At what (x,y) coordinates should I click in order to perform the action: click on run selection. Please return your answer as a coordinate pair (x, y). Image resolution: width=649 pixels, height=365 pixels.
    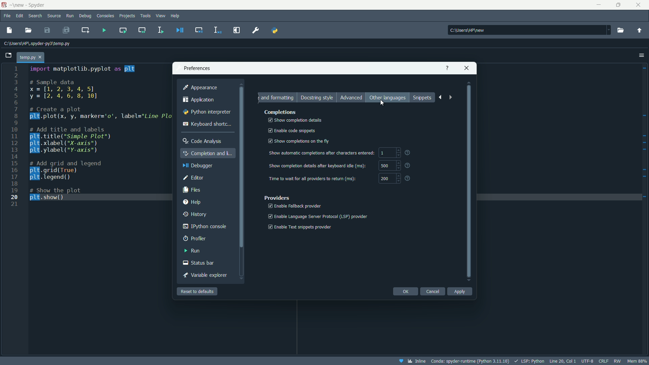
    Looking at the image, I should click on (160, 30).